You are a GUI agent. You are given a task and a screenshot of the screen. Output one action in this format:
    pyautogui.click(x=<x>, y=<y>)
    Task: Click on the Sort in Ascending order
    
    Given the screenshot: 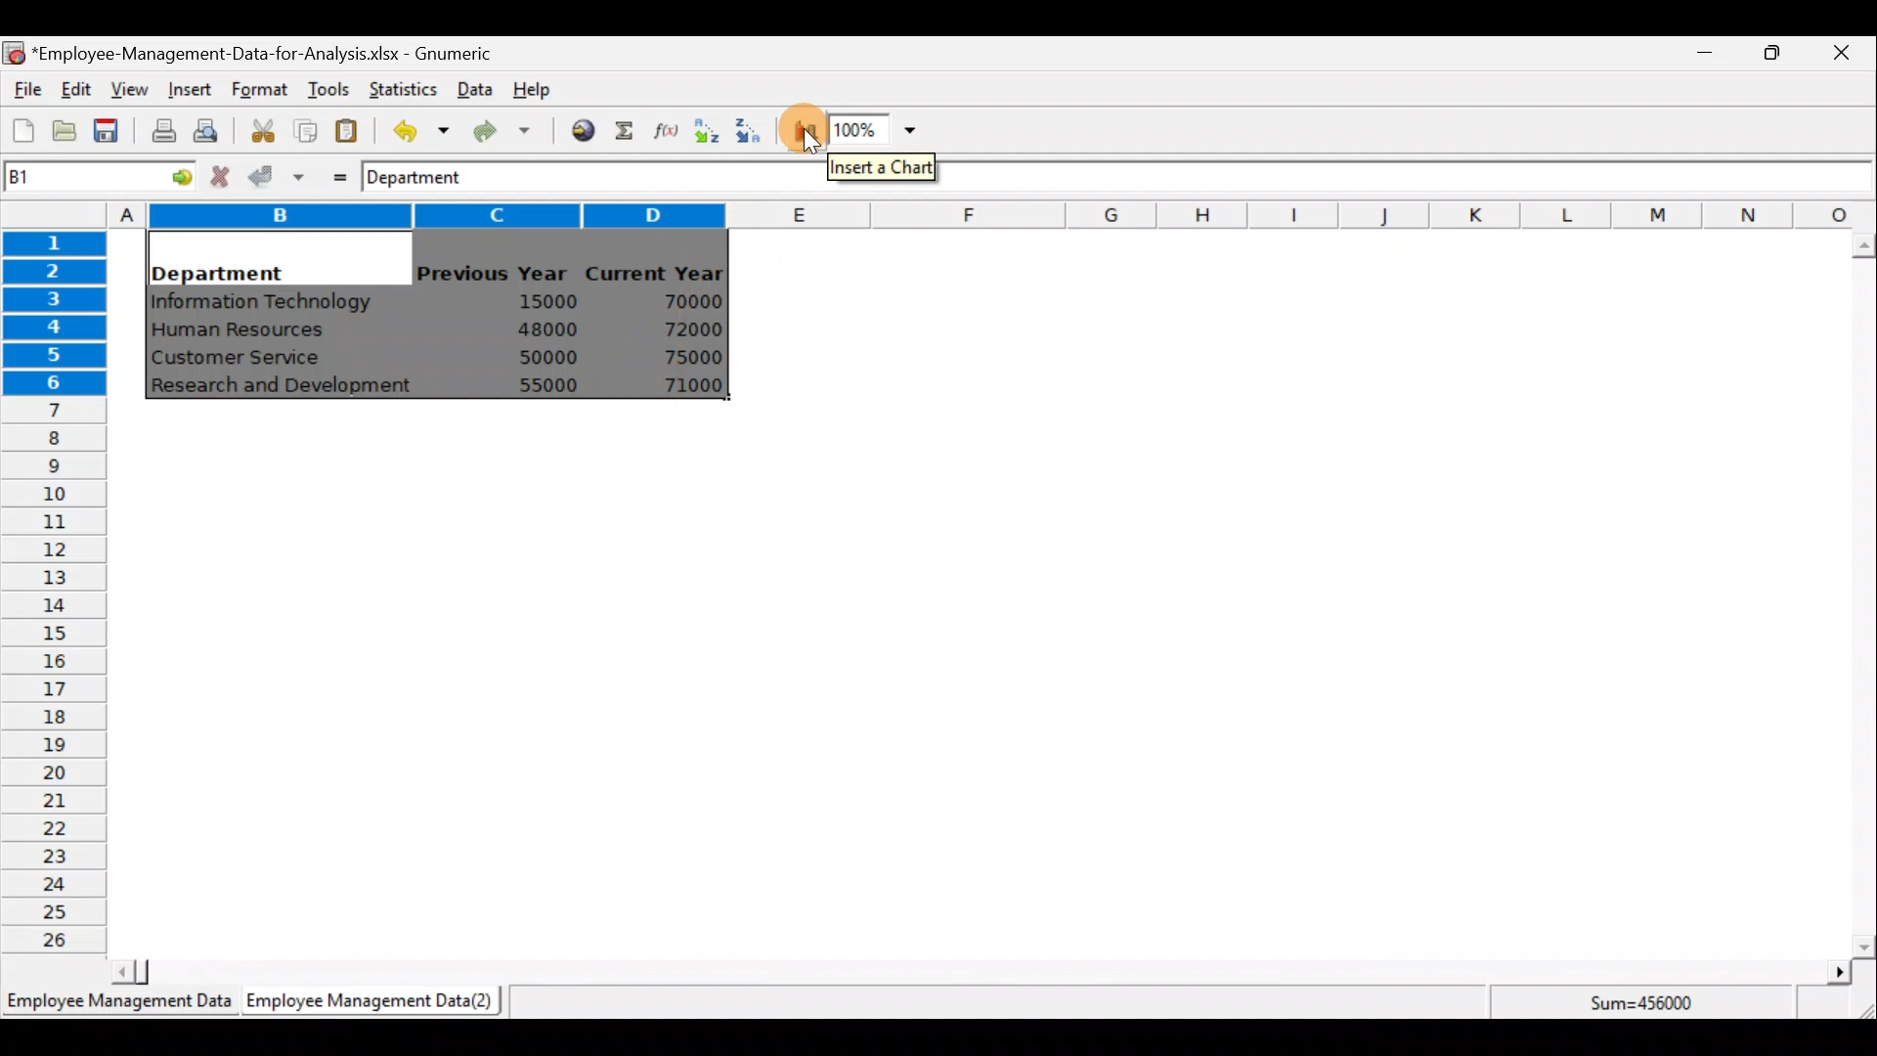 What is the action you would take?
    pyautogui.click(x=706, y=130)
    